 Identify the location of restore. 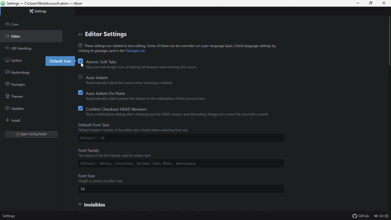
(371, 4).